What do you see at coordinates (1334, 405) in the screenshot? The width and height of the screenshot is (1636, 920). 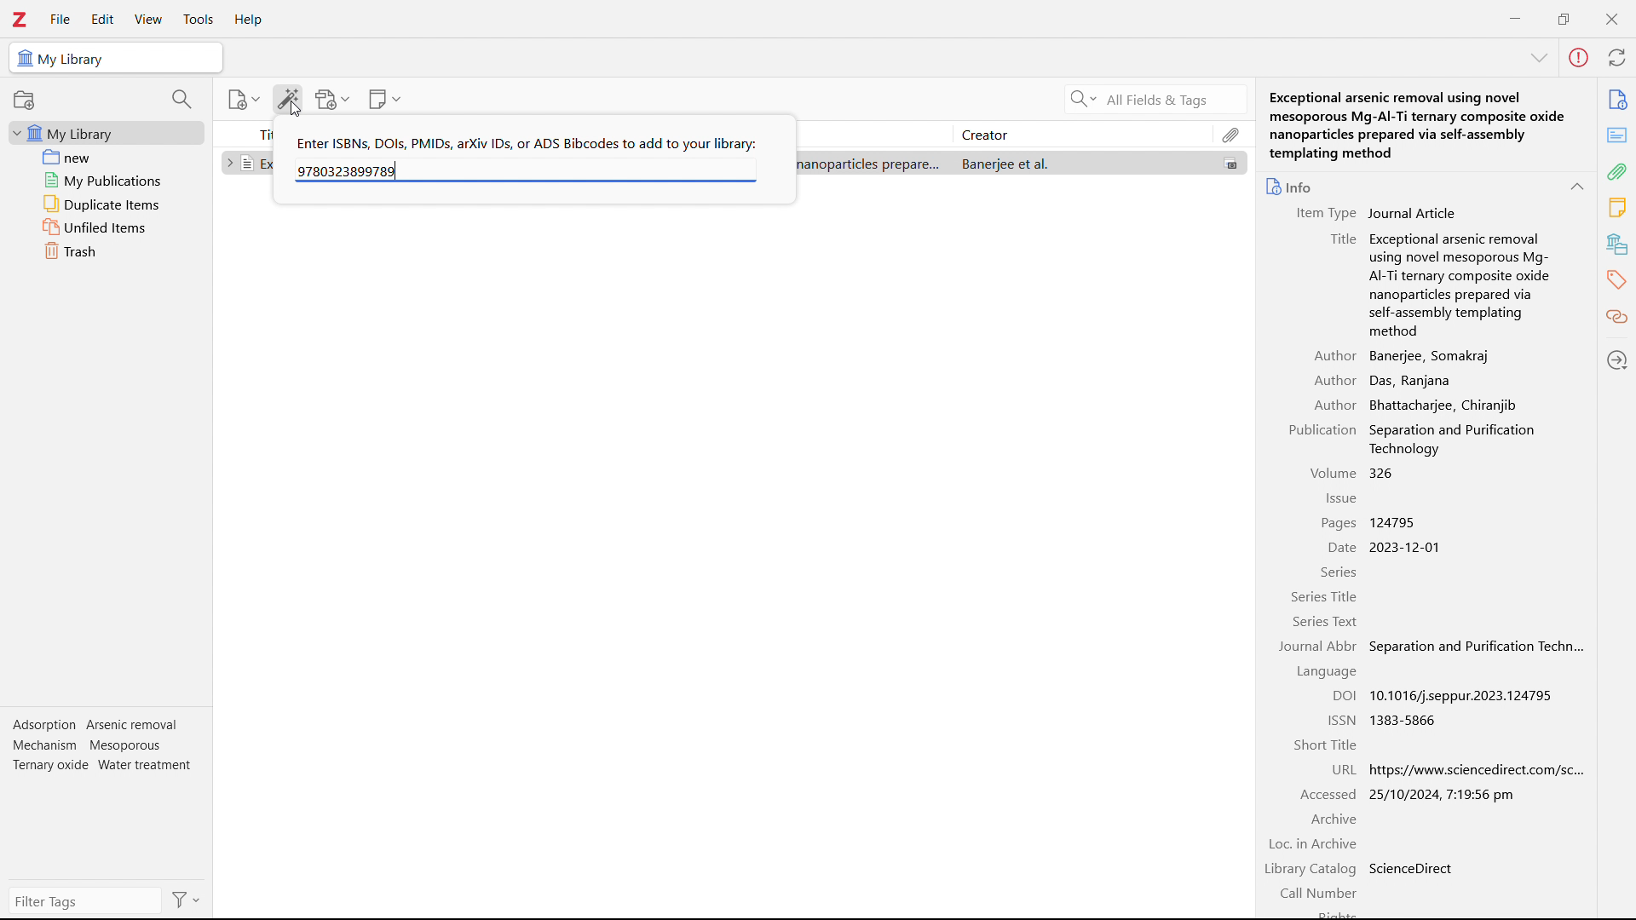 I see `Author` at bounding box center [1334, 405].